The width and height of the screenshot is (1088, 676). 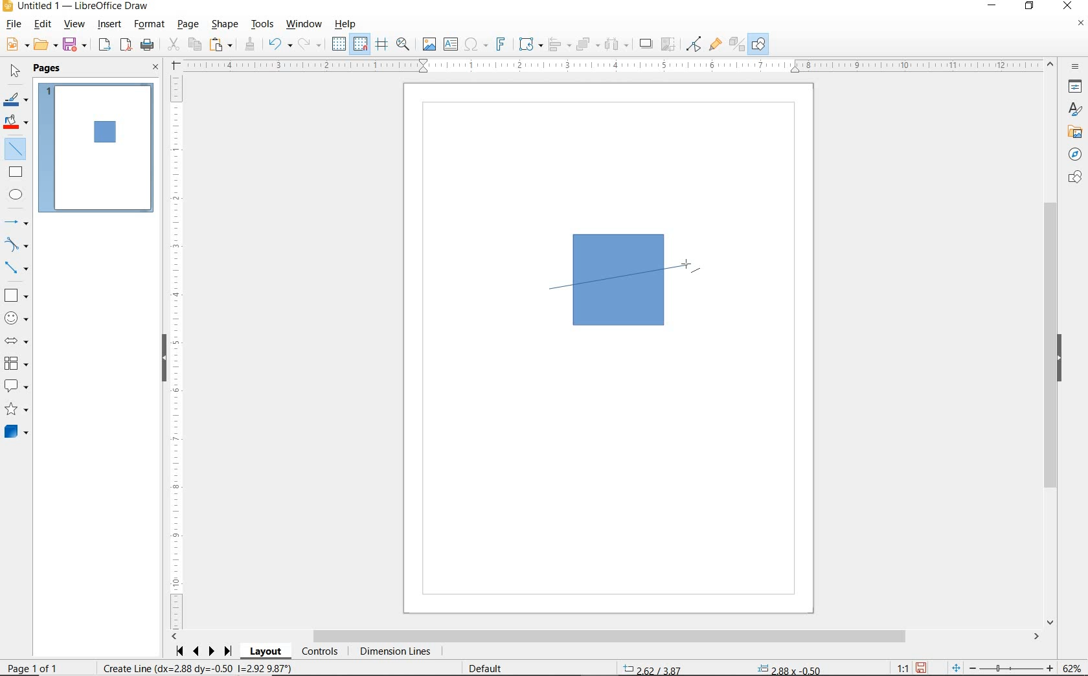 What do you see at coordinates (17, 149) in the screenshot?
I see `INSERT LINE` at bounding box center [17, 149].